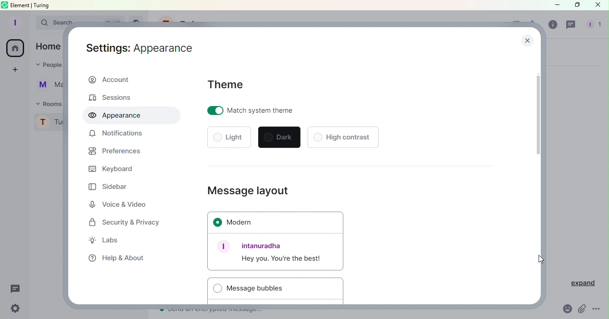  Describe the element at coordinates (276, 222) in the screenshot. I see `Modern` at that location.